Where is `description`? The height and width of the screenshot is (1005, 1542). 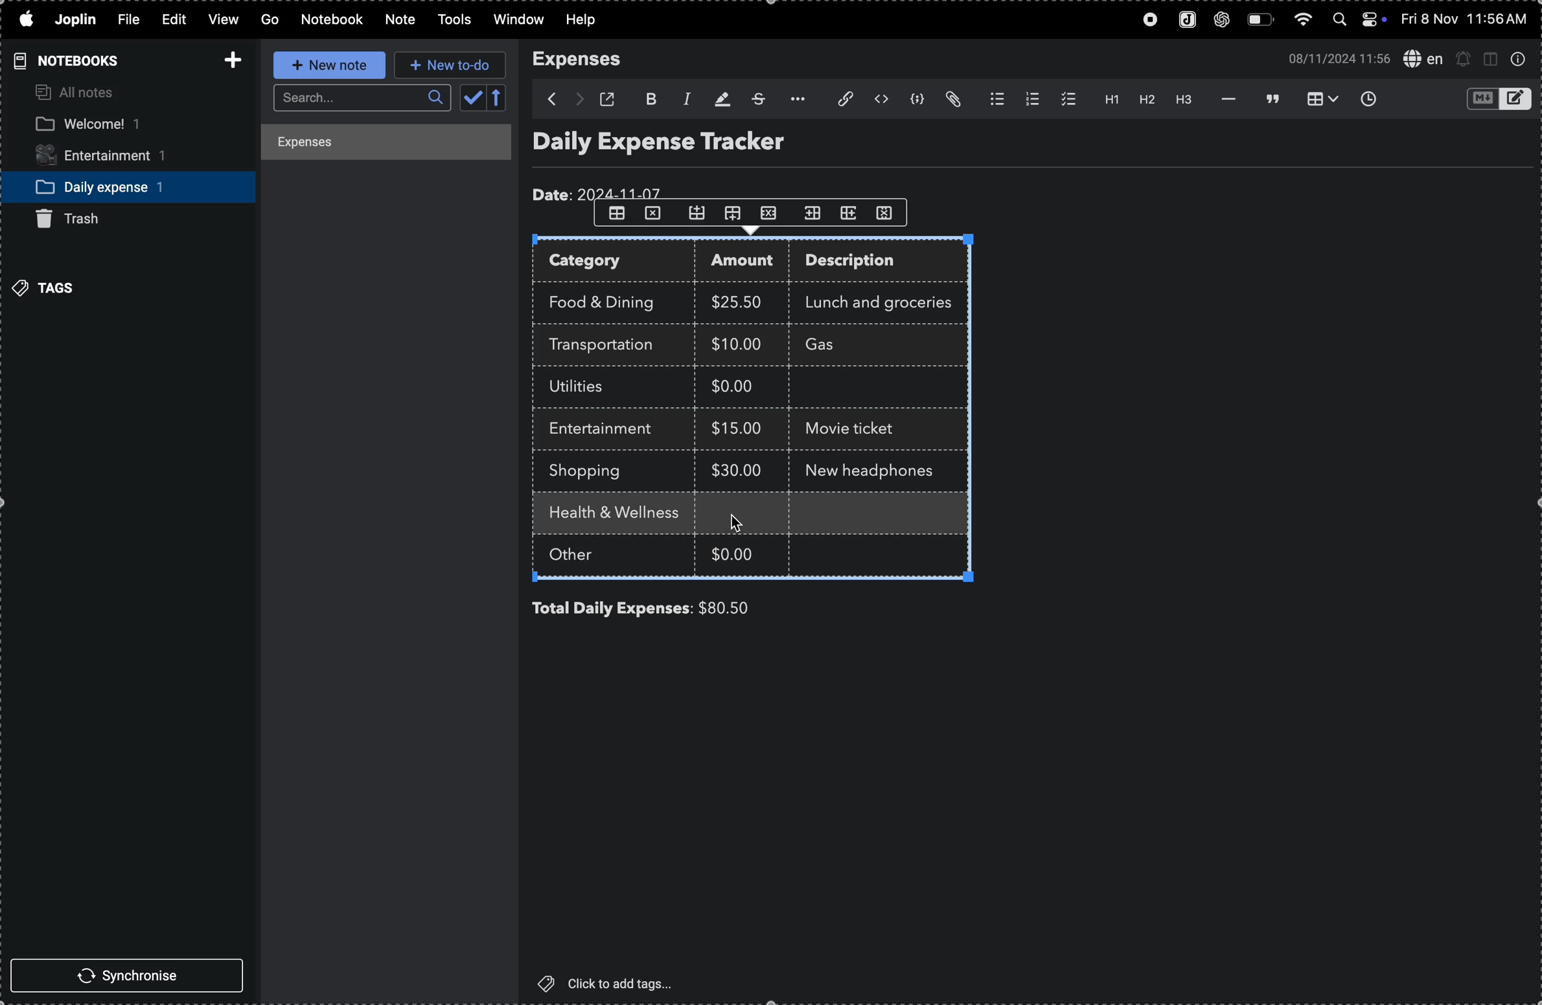
description is located at coordinates (864, 263).